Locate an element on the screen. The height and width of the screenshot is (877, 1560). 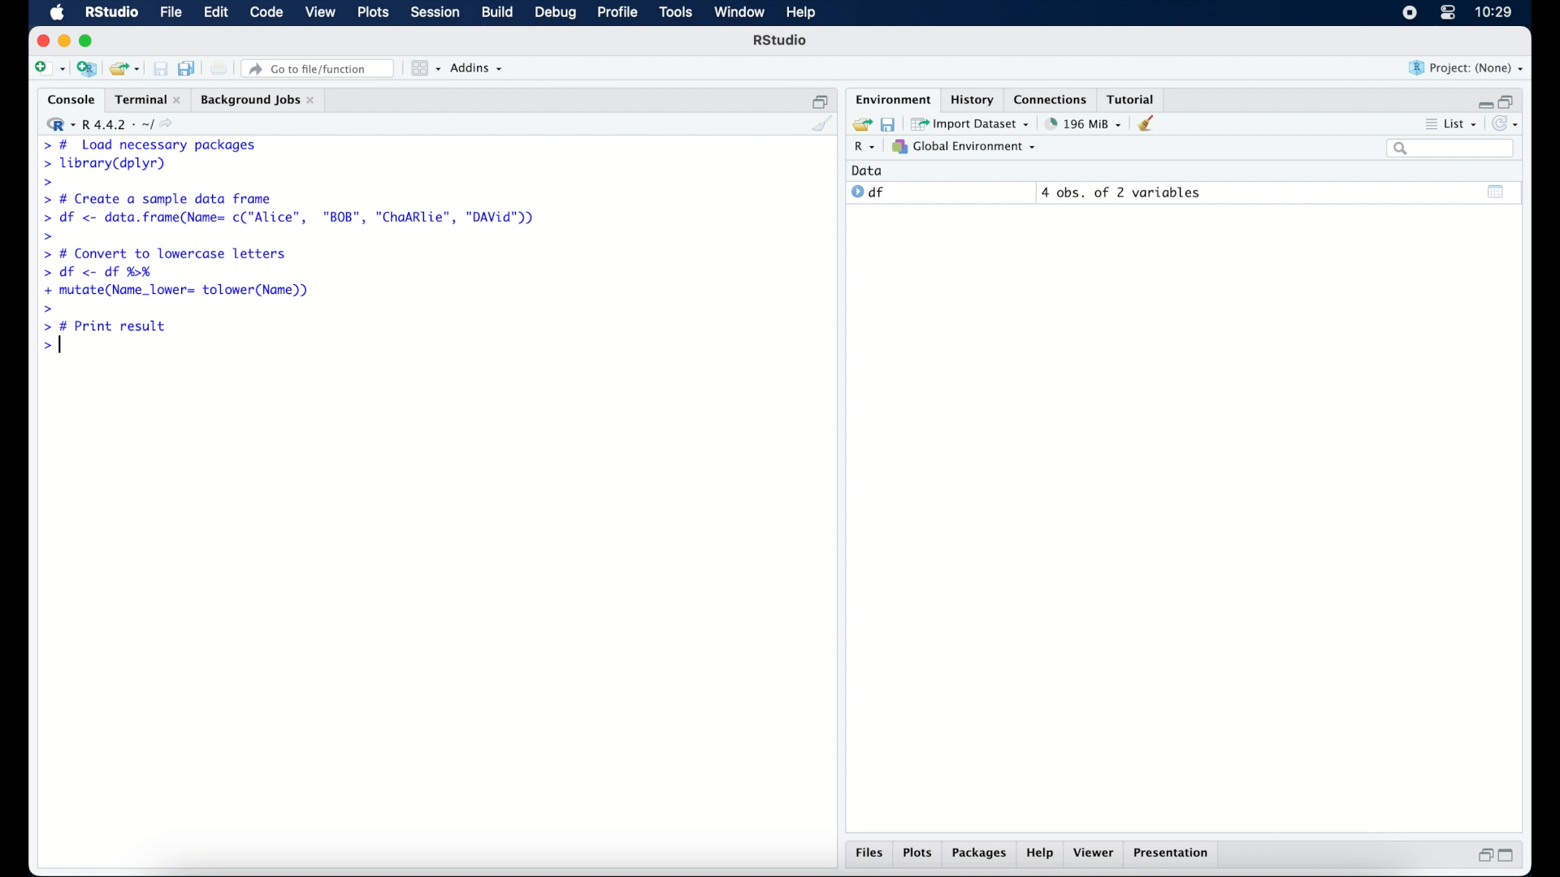
10.27 is located at coordinates (1493, 12).